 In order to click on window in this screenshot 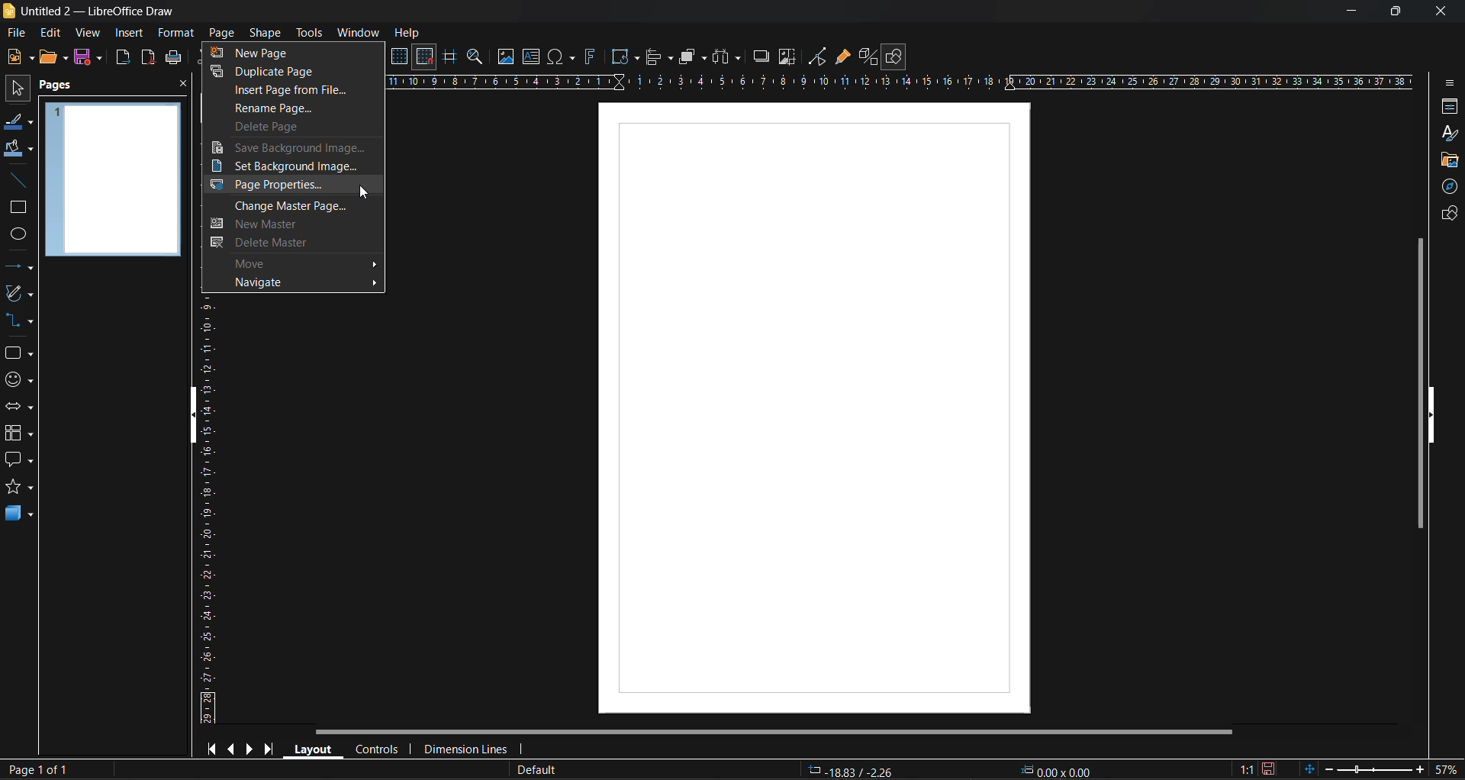, I will do `click(362, 31)`.